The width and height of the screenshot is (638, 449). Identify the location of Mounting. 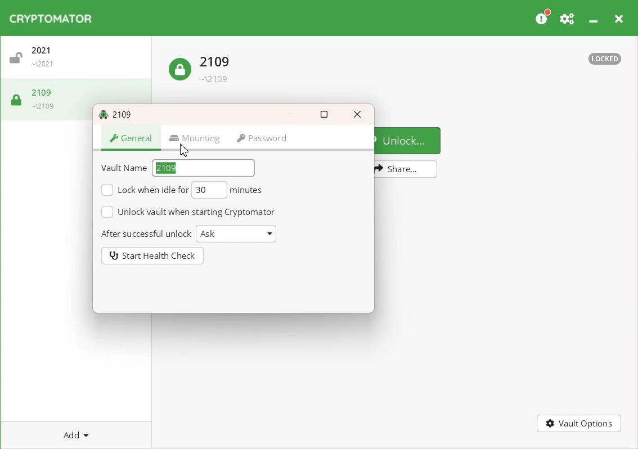
(194, 138).